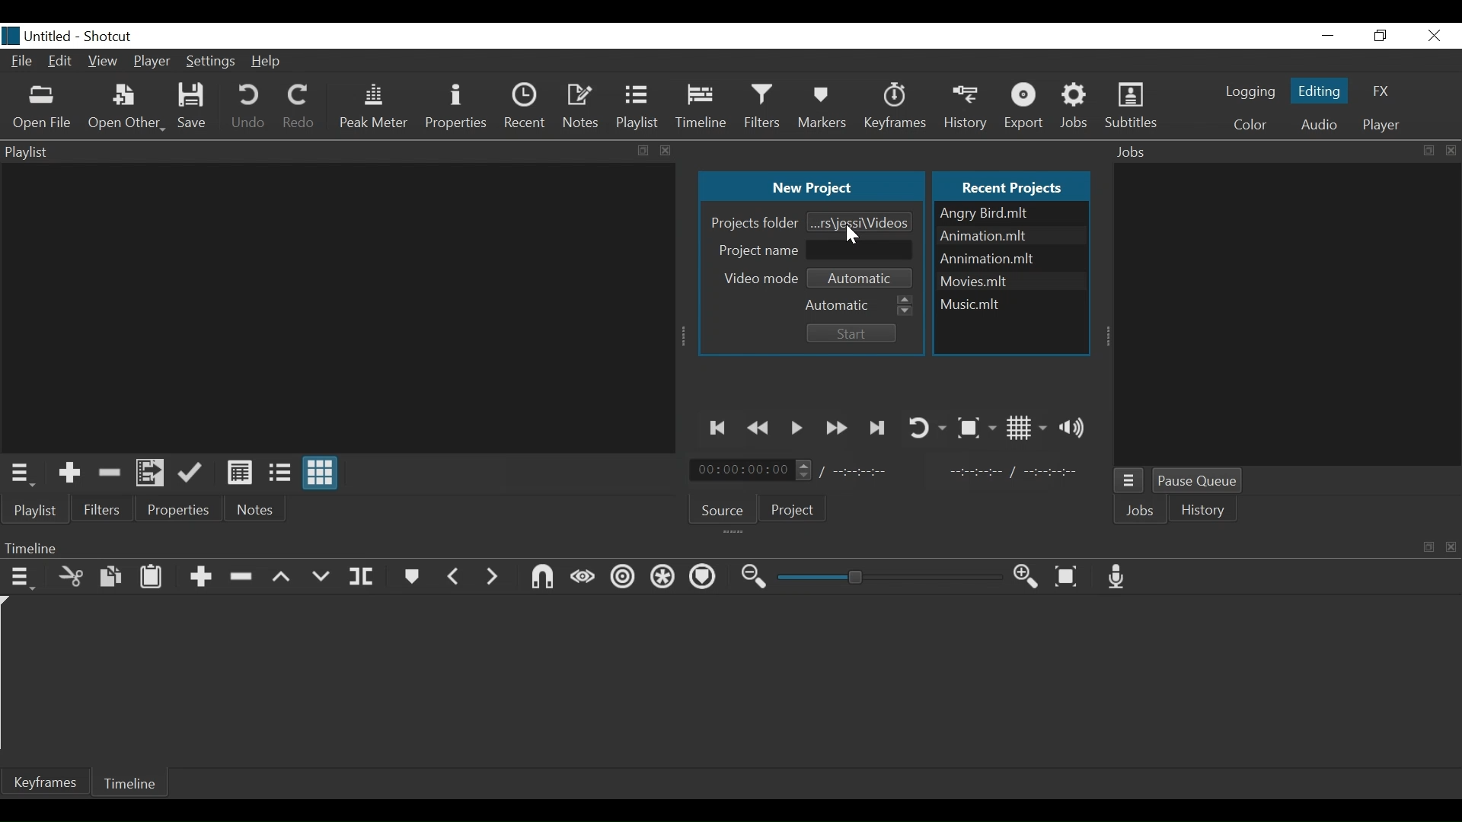 The image size is (1462, 822). What do you see at coordinates (1317, 90) in the screenshot?
I see `Editing` at bounding box center [1317, 90].